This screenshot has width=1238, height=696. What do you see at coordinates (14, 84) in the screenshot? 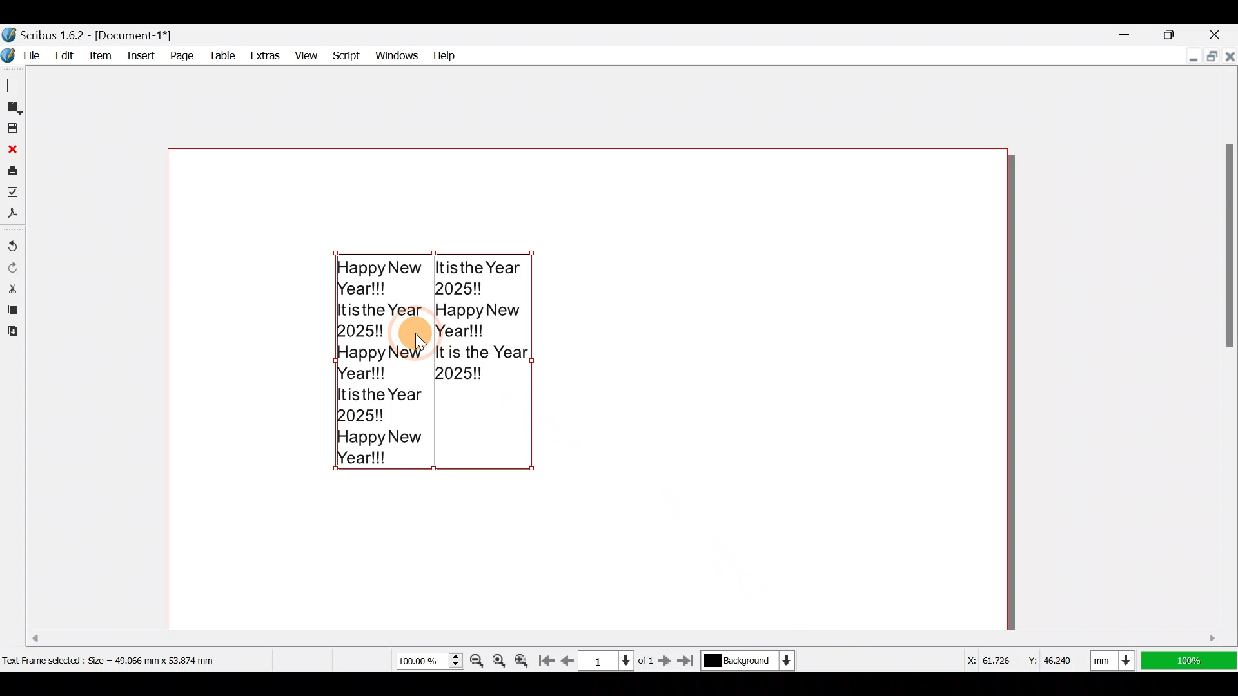
I see `New` at bounding box center [14, 84].